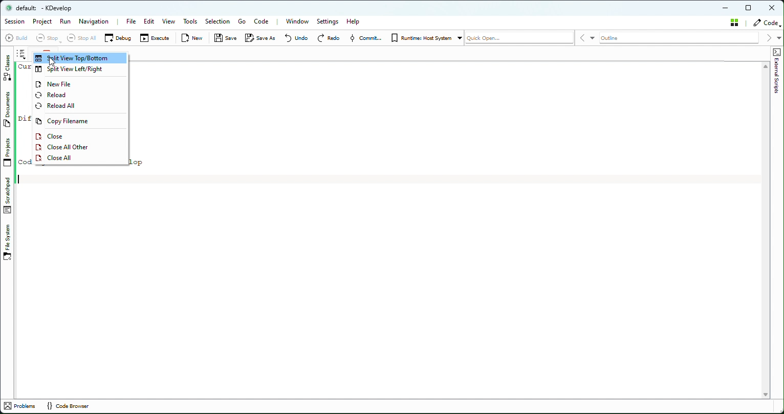  I want to click on Code, so click(767, 22).